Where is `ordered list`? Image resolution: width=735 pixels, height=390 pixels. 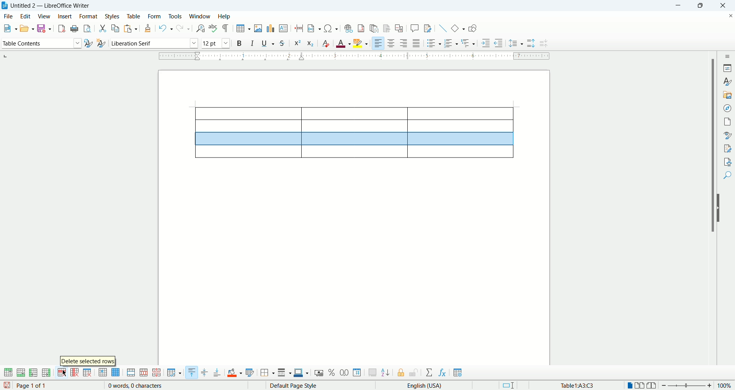 ordered list is located at coordinates (452, 42).